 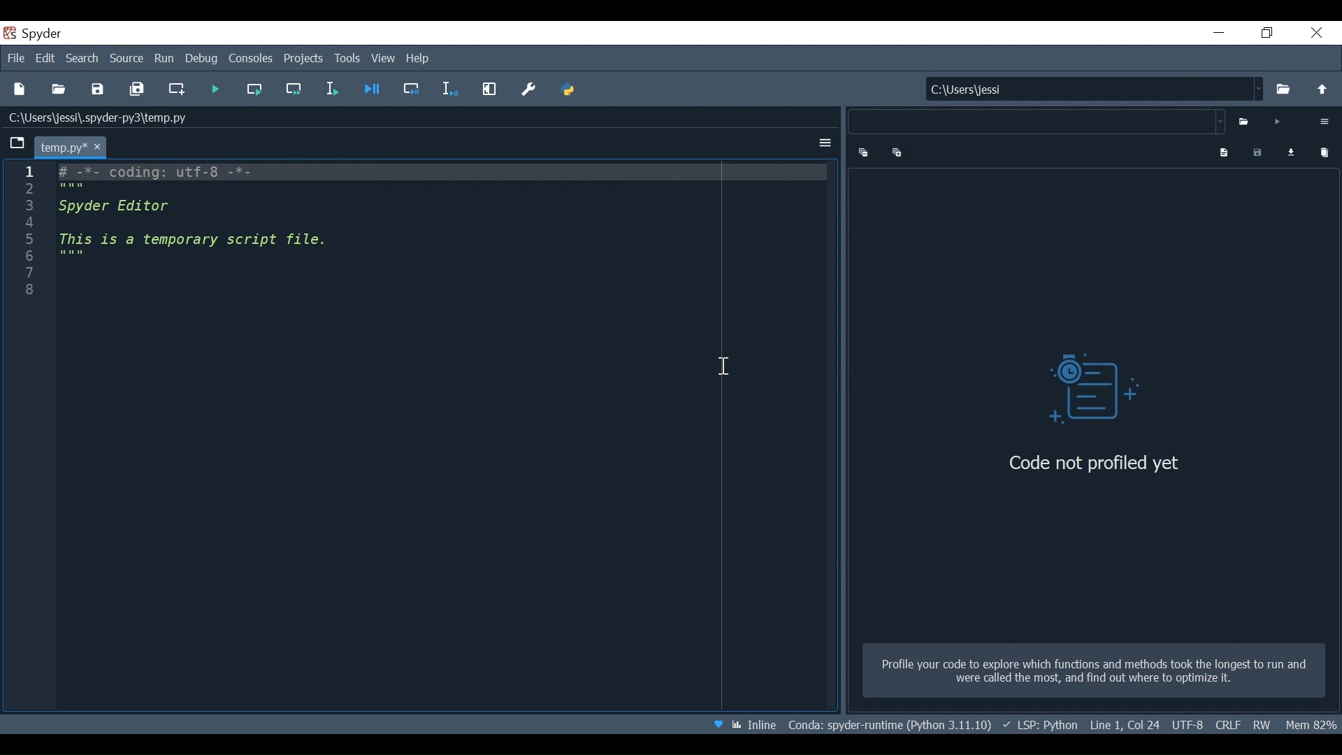 What do you see at coordinates (1266, 34) in the screenshot?
I see `Restore` at bounding box center [1266, 34].